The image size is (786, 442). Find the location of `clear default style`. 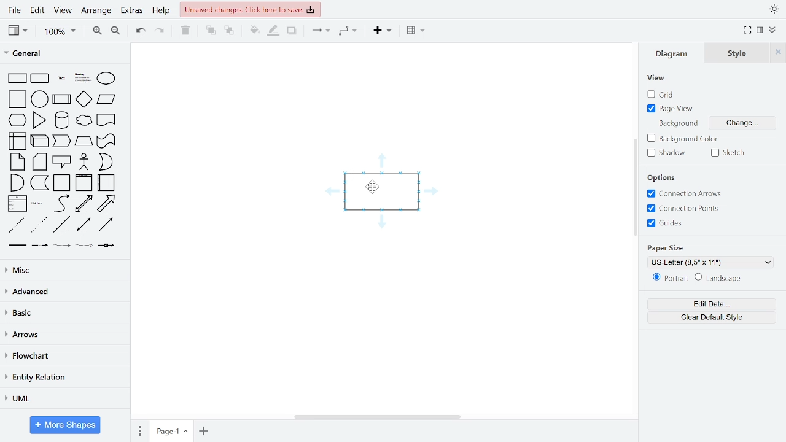

clear default style is located at coordinates (710, 317).